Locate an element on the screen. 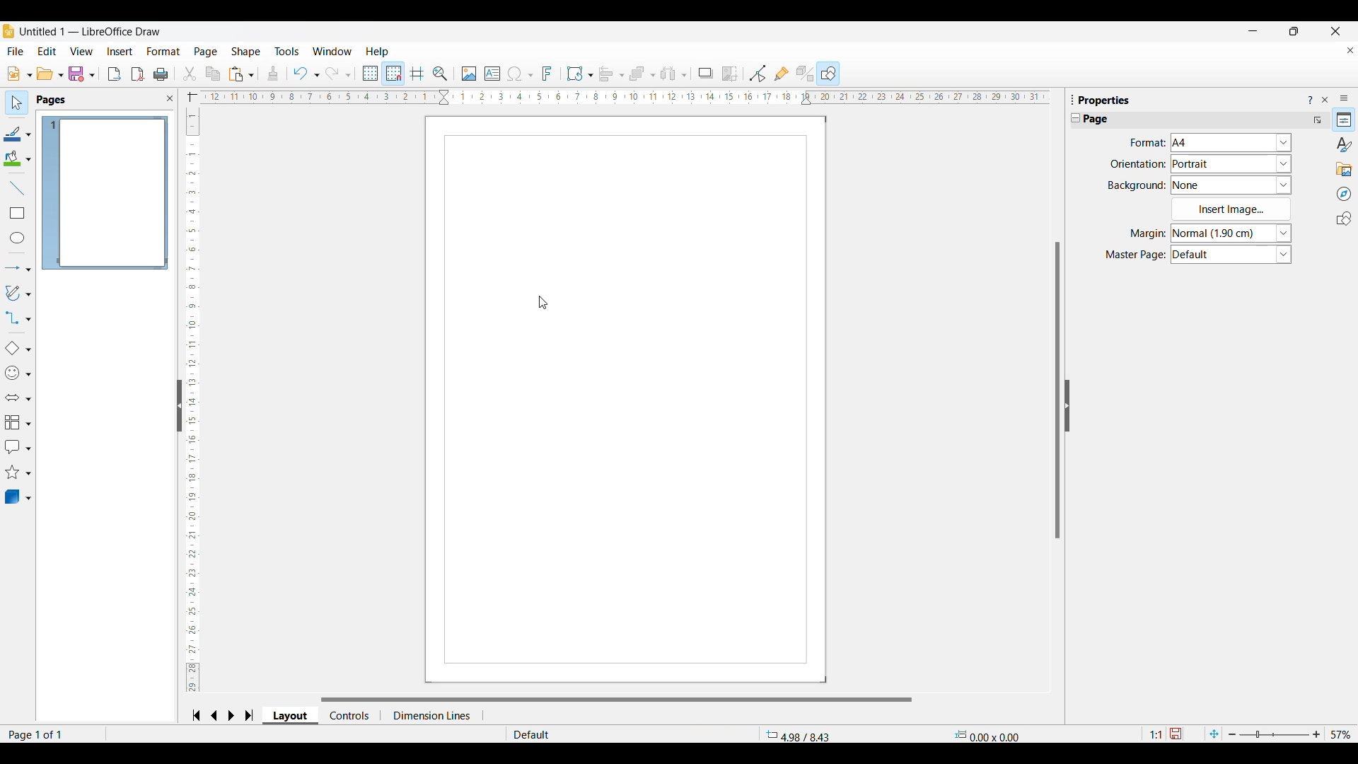 Image resolution: width=1358 pixels, height=764 pixels. Master page is located at coordinates (1136, 255).